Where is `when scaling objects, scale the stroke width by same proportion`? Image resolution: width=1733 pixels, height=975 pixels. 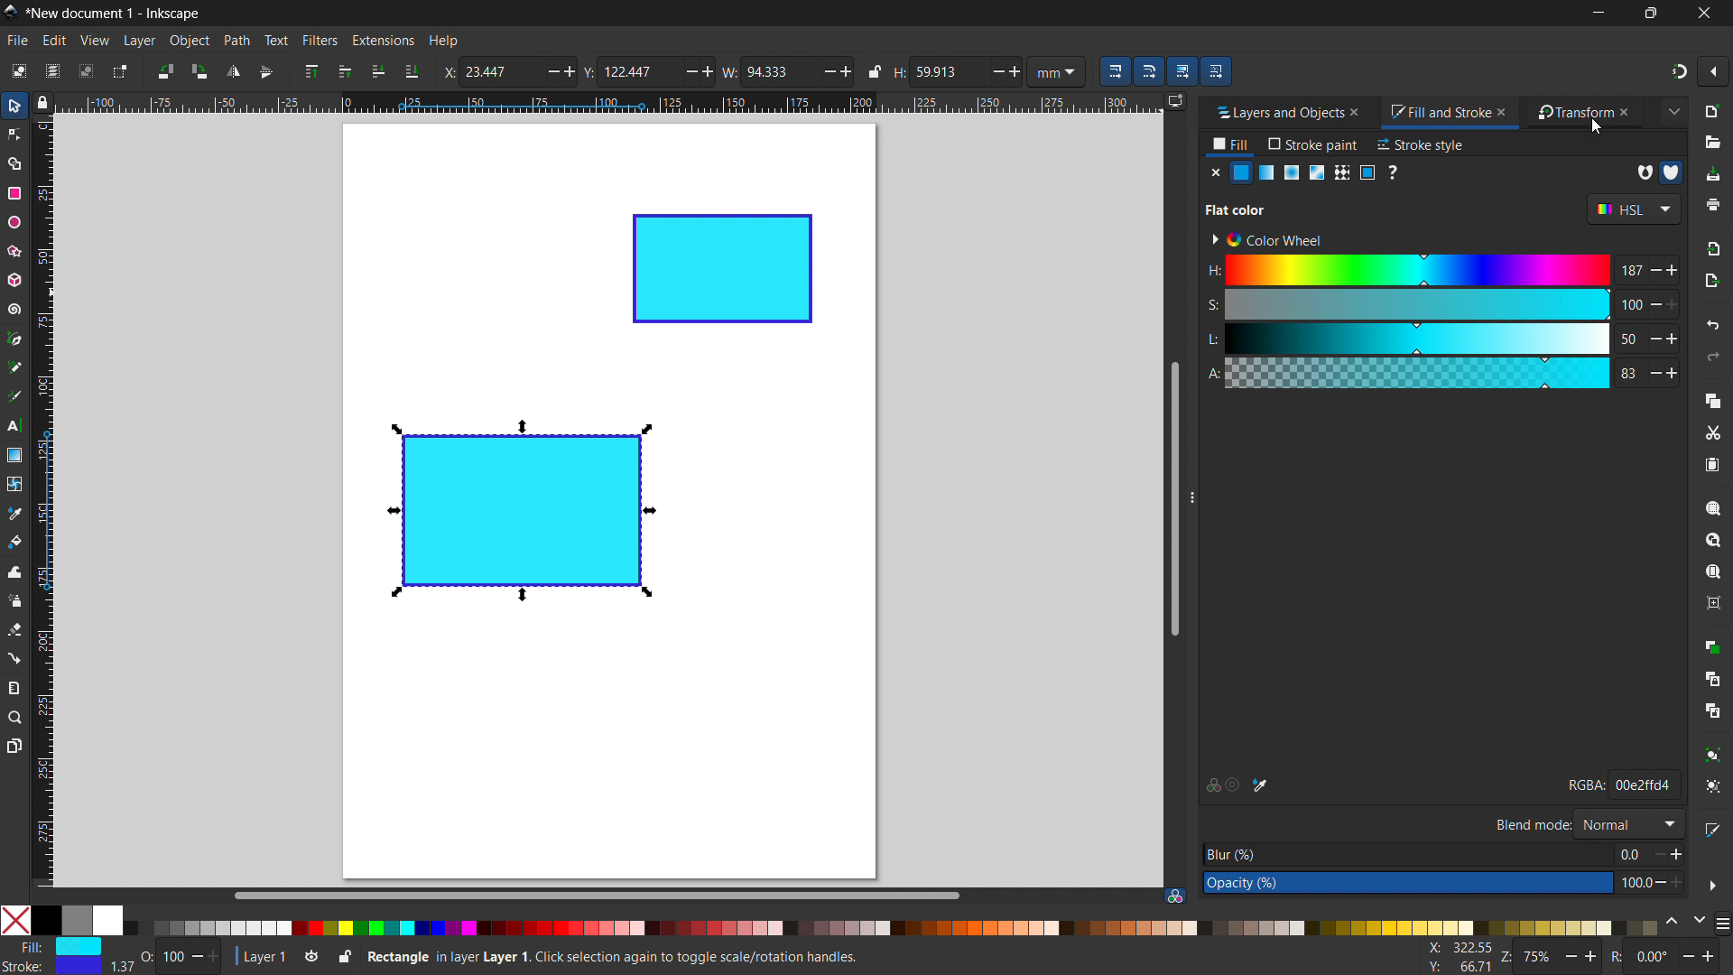
when scaling objects, scale the stroke width by same proportion is located at coordinates (1115, 71).